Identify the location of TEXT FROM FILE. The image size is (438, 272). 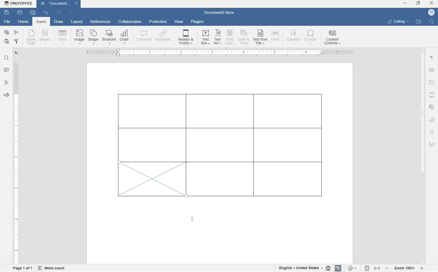
(261, 38).